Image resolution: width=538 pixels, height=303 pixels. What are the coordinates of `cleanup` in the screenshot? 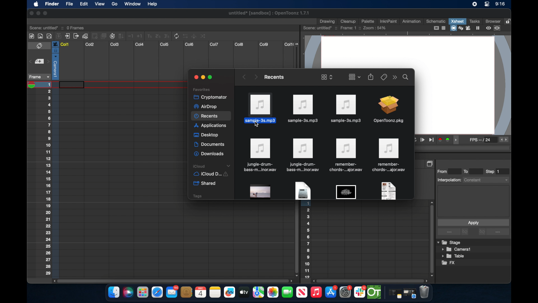 It's located at (348, 21).